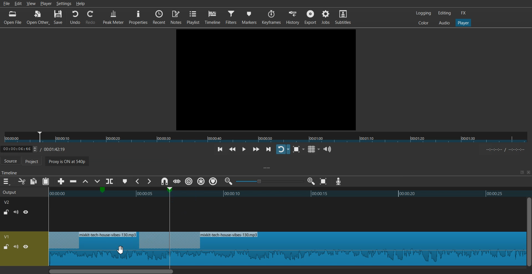 The width and height of the screenshot is (532, 274). I want to click on Zoom adjuster toggle, so click(270, 181).